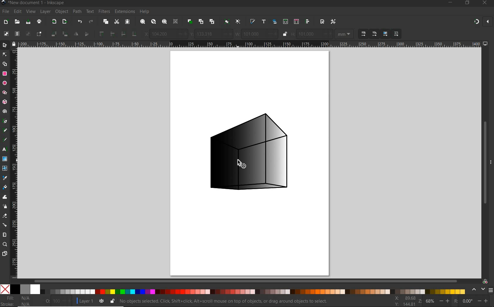 The image size is (494, 307). What do you see at coordinates (5, 93) in the screenshot?
I see `STAR TOOL` at bounding box center [5, 93].